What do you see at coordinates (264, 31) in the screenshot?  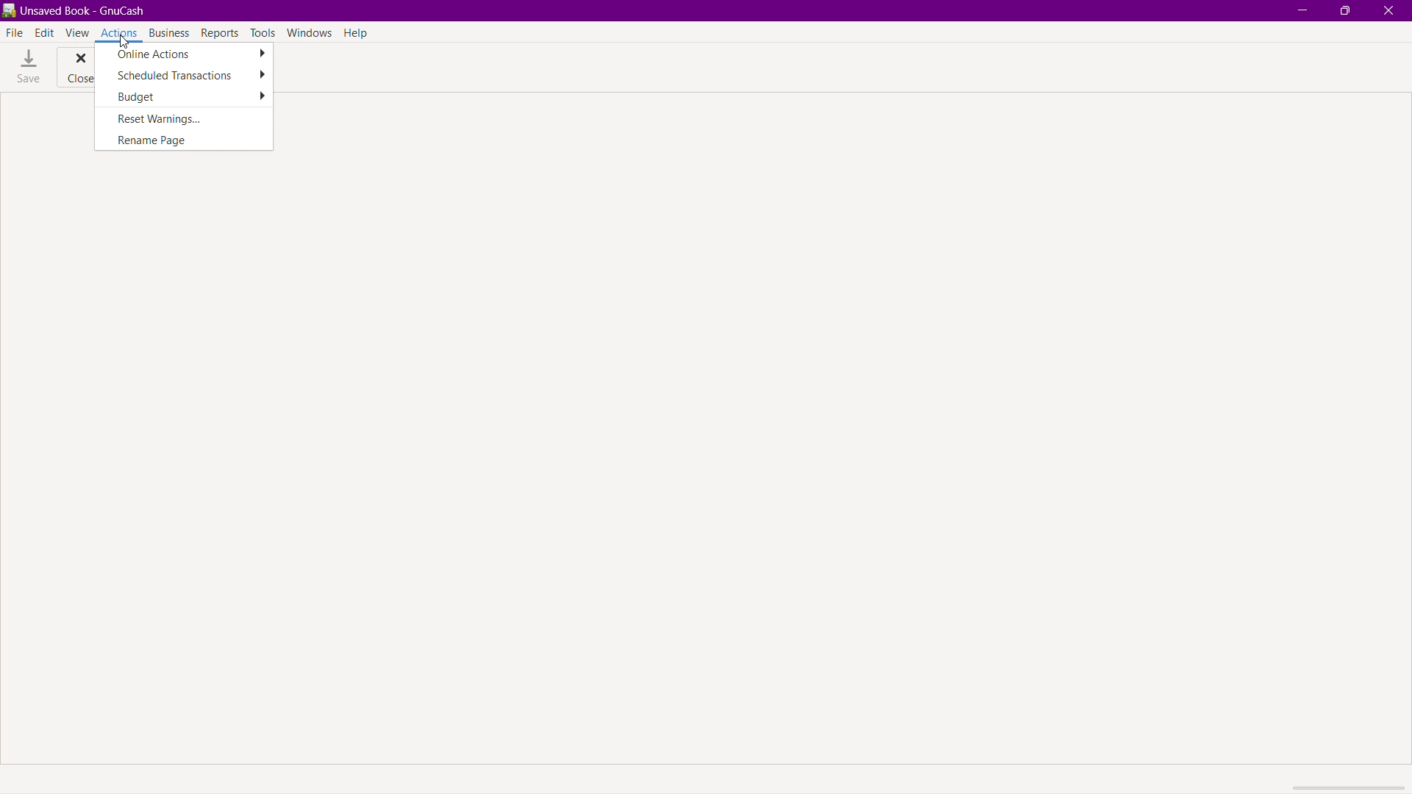 I see `Tools` at bounding box center [264, 31].